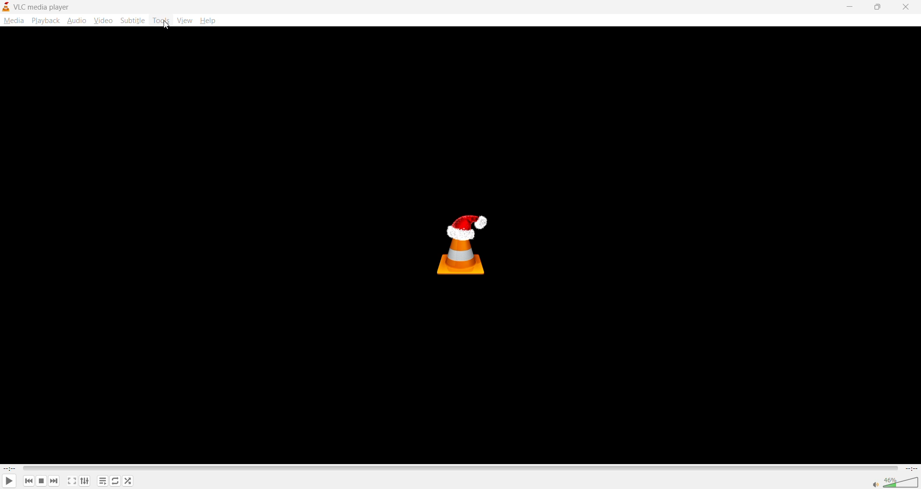 The width and height of the screenshot is (921, 489). Describe the element at coordinates (161, 22) in the screenshot. I see `tools` at that location.